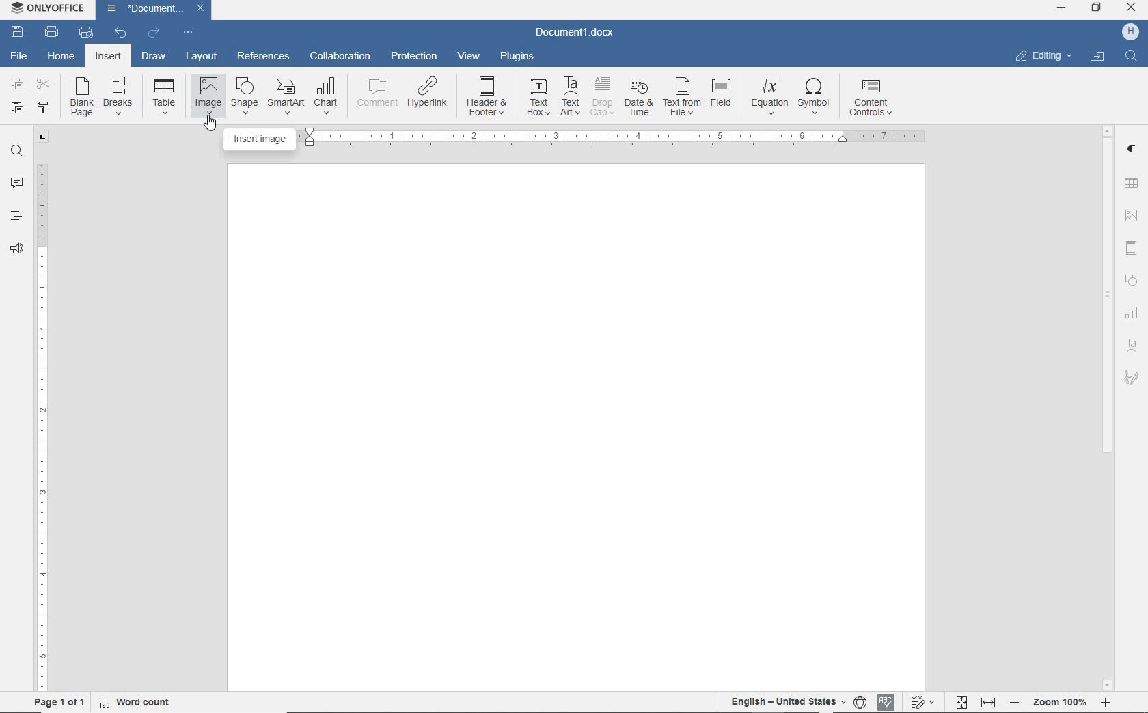  What do you see at coordinates (327, 96) in the screenshot?
I see `chart` at bounding box center [327, 96].